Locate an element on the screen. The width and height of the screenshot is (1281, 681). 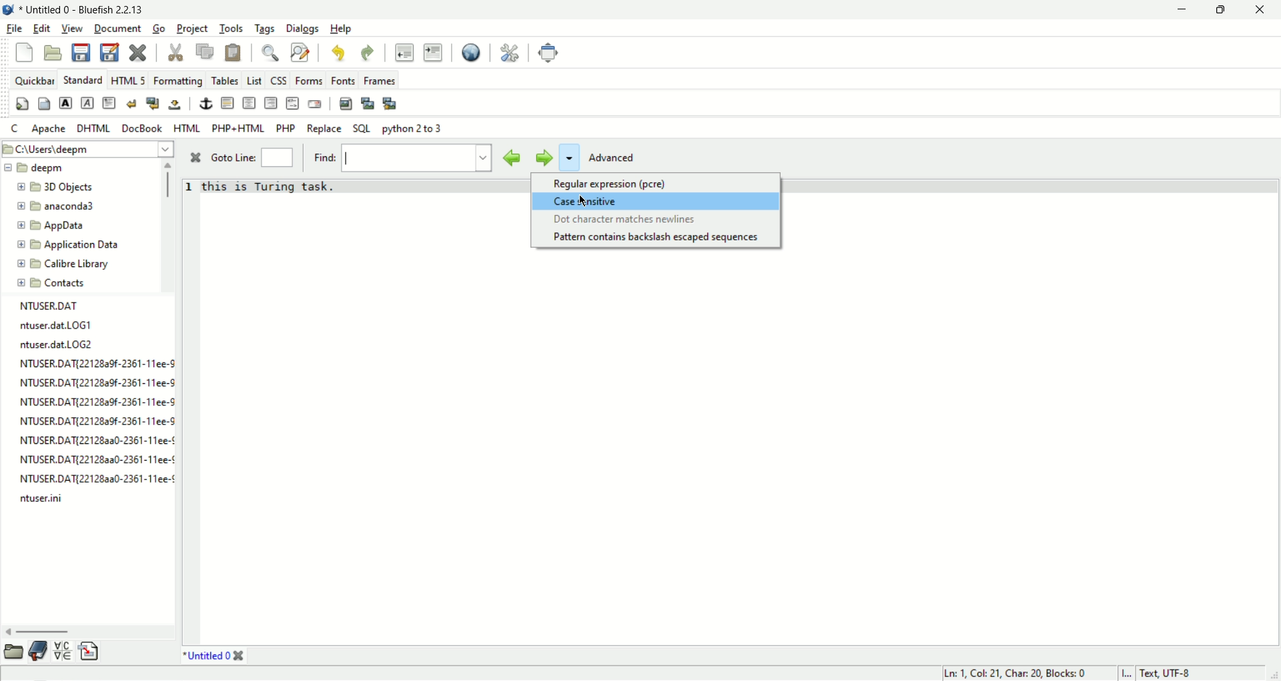
body is located at coordinates (45, 103).